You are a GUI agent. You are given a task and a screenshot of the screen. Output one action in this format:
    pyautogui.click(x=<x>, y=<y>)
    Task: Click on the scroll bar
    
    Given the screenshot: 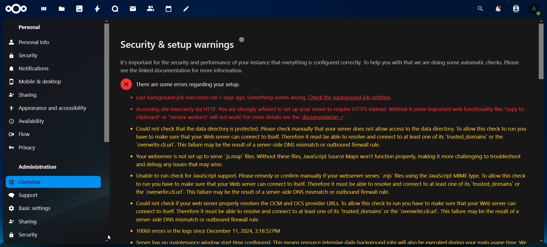 What is the action you would take?
    pyautogui.click(x=542, y=51)
    